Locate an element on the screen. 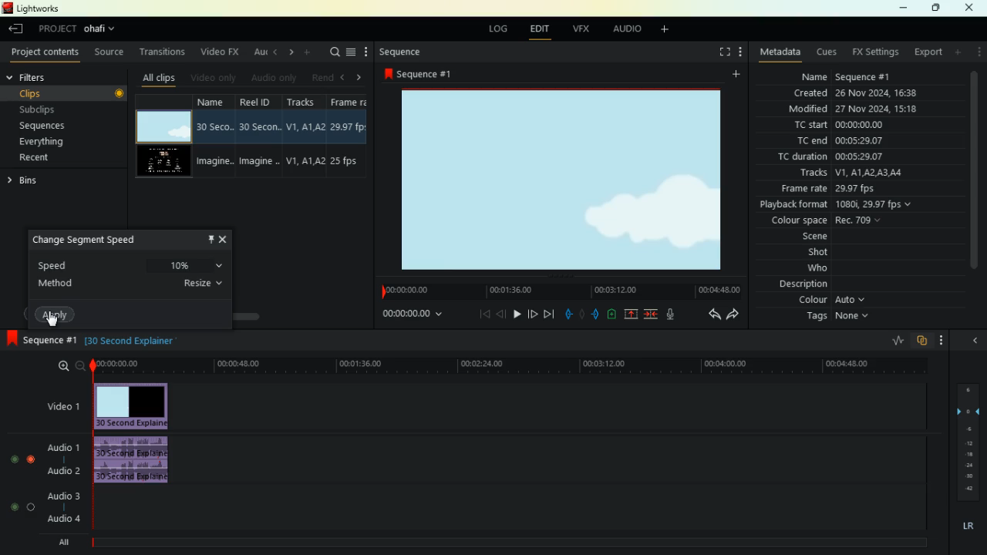 This screenshot has height=555, width=987. name is located at coordinates (842, 76).